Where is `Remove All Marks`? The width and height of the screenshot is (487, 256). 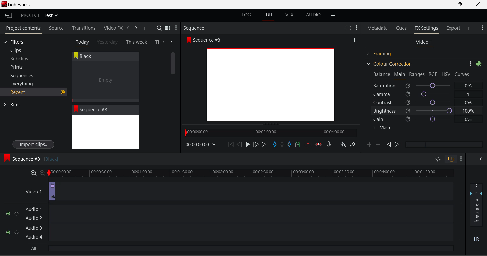 Remove All Marks is located at coordinates (283, 145).